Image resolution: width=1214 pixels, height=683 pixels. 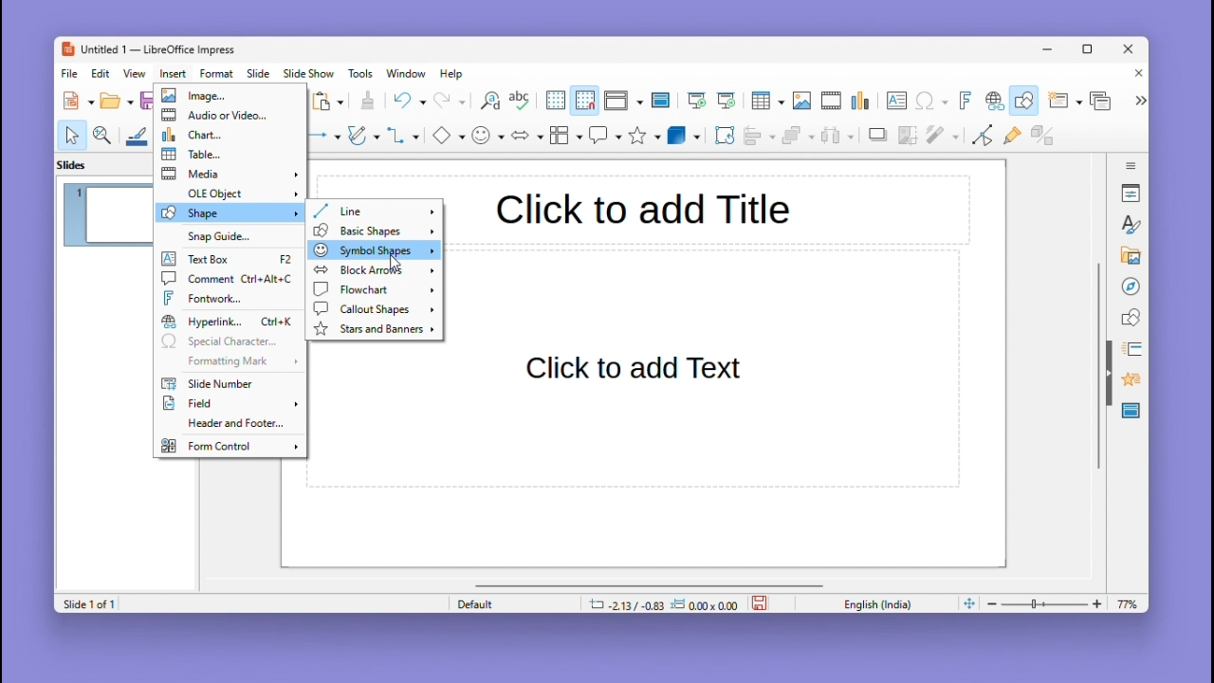 What do you see at coordinates (767, 102) in the screenshot?
I see `Table` at bounding box center [767, 102].